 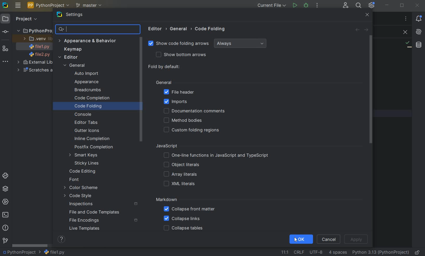 I want to click on IMPORTS, so click(x=183, y=101).